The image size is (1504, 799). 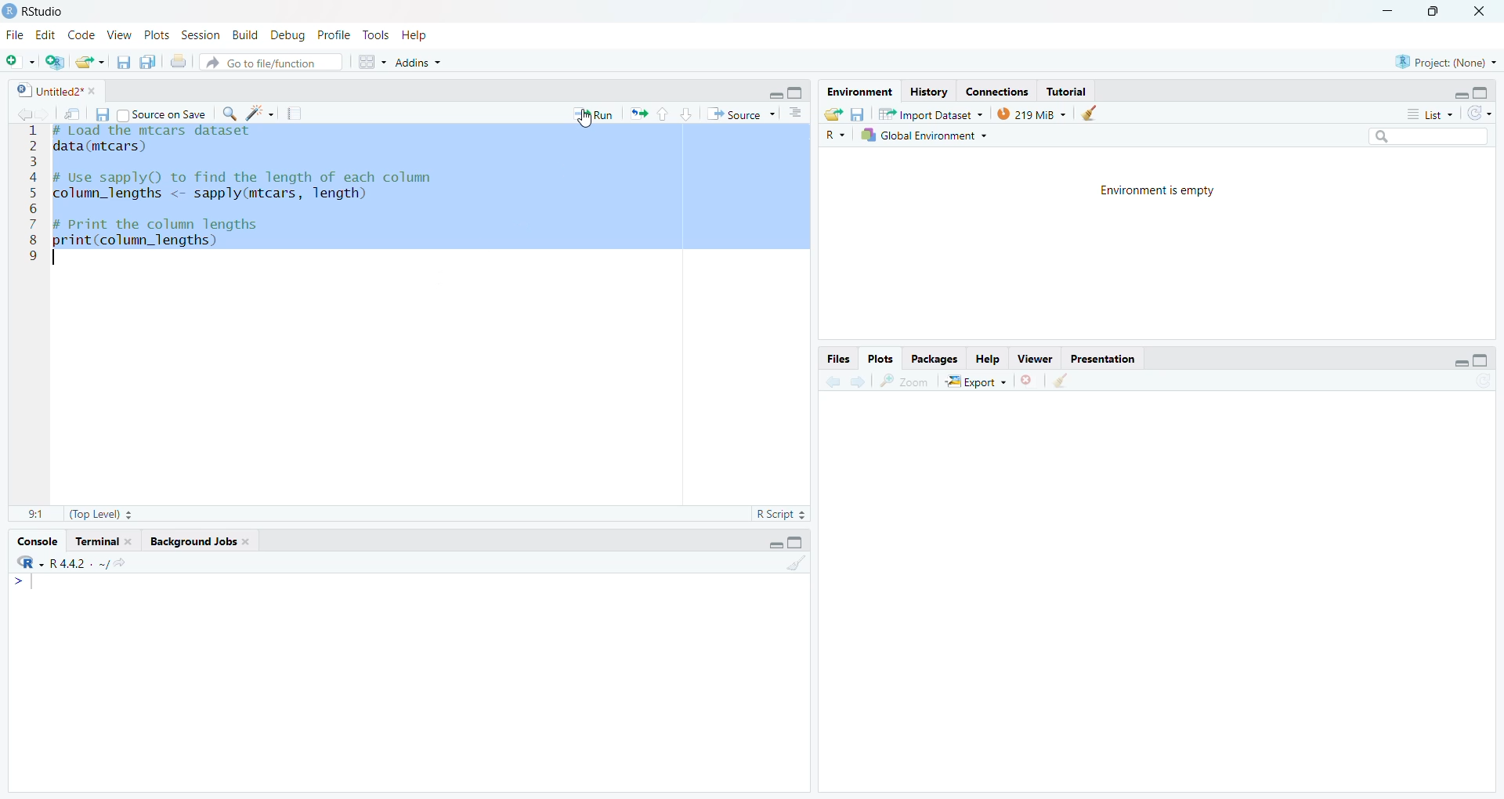 What do you see at coordinates (1029, 380) in the screenshot?
I see `Remove Selected` at bounding box center [1029, 380].